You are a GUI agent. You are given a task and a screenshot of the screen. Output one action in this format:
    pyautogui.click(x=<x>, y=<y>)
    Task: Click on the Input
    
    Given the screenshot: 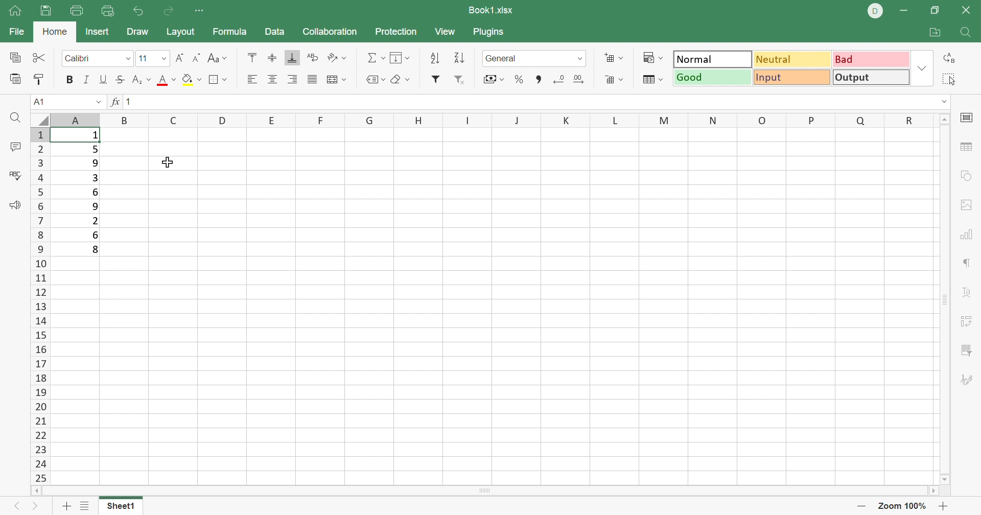 What is the action you would take?
    pyautogui.click(x=792, y=77)
    